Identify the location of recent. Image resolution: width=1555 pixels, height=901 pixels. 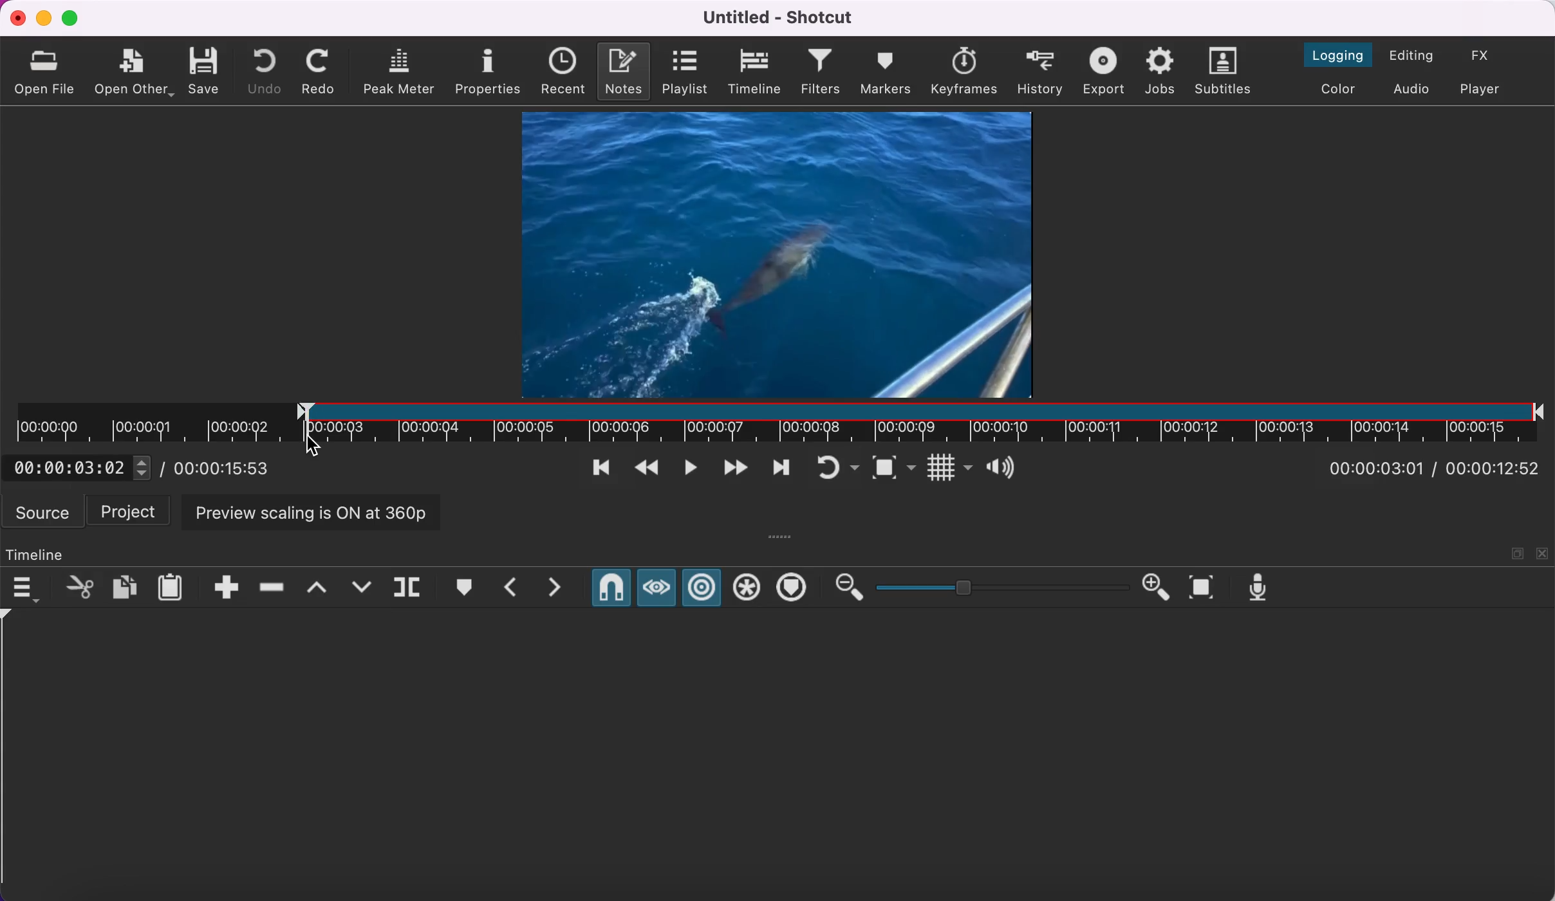
(564, 71).